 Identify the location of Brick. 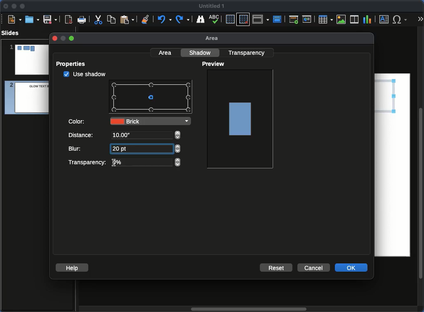
(150, 121).